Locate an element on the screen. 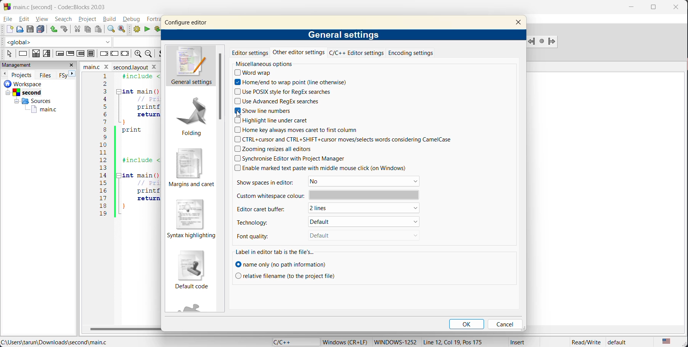 The width and height of the screenshot is (688, 347). close is located at coordinates (520, 22).